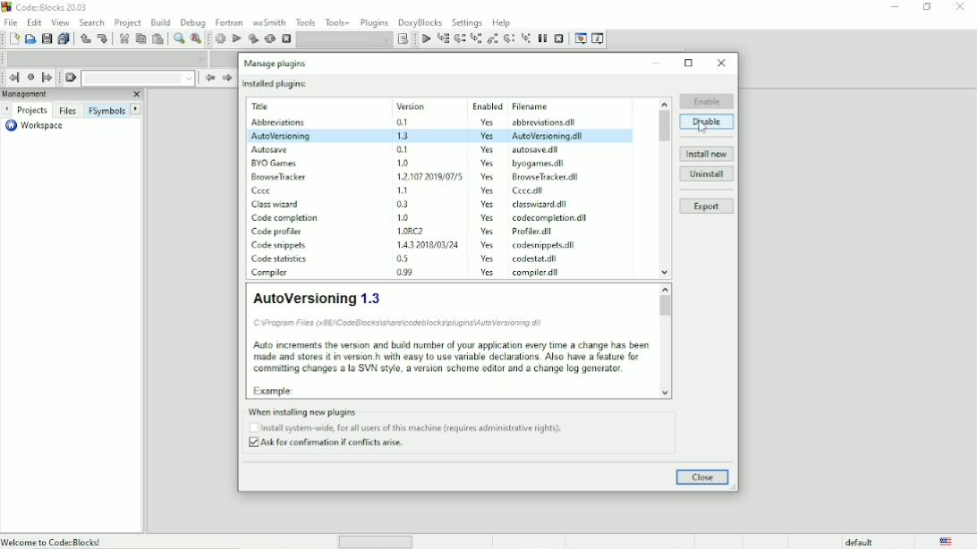 The width and height of the screenshot is (977, 549). Describe the element at coordinates (961, 7) in the screenshot. I see `Close` at that location.